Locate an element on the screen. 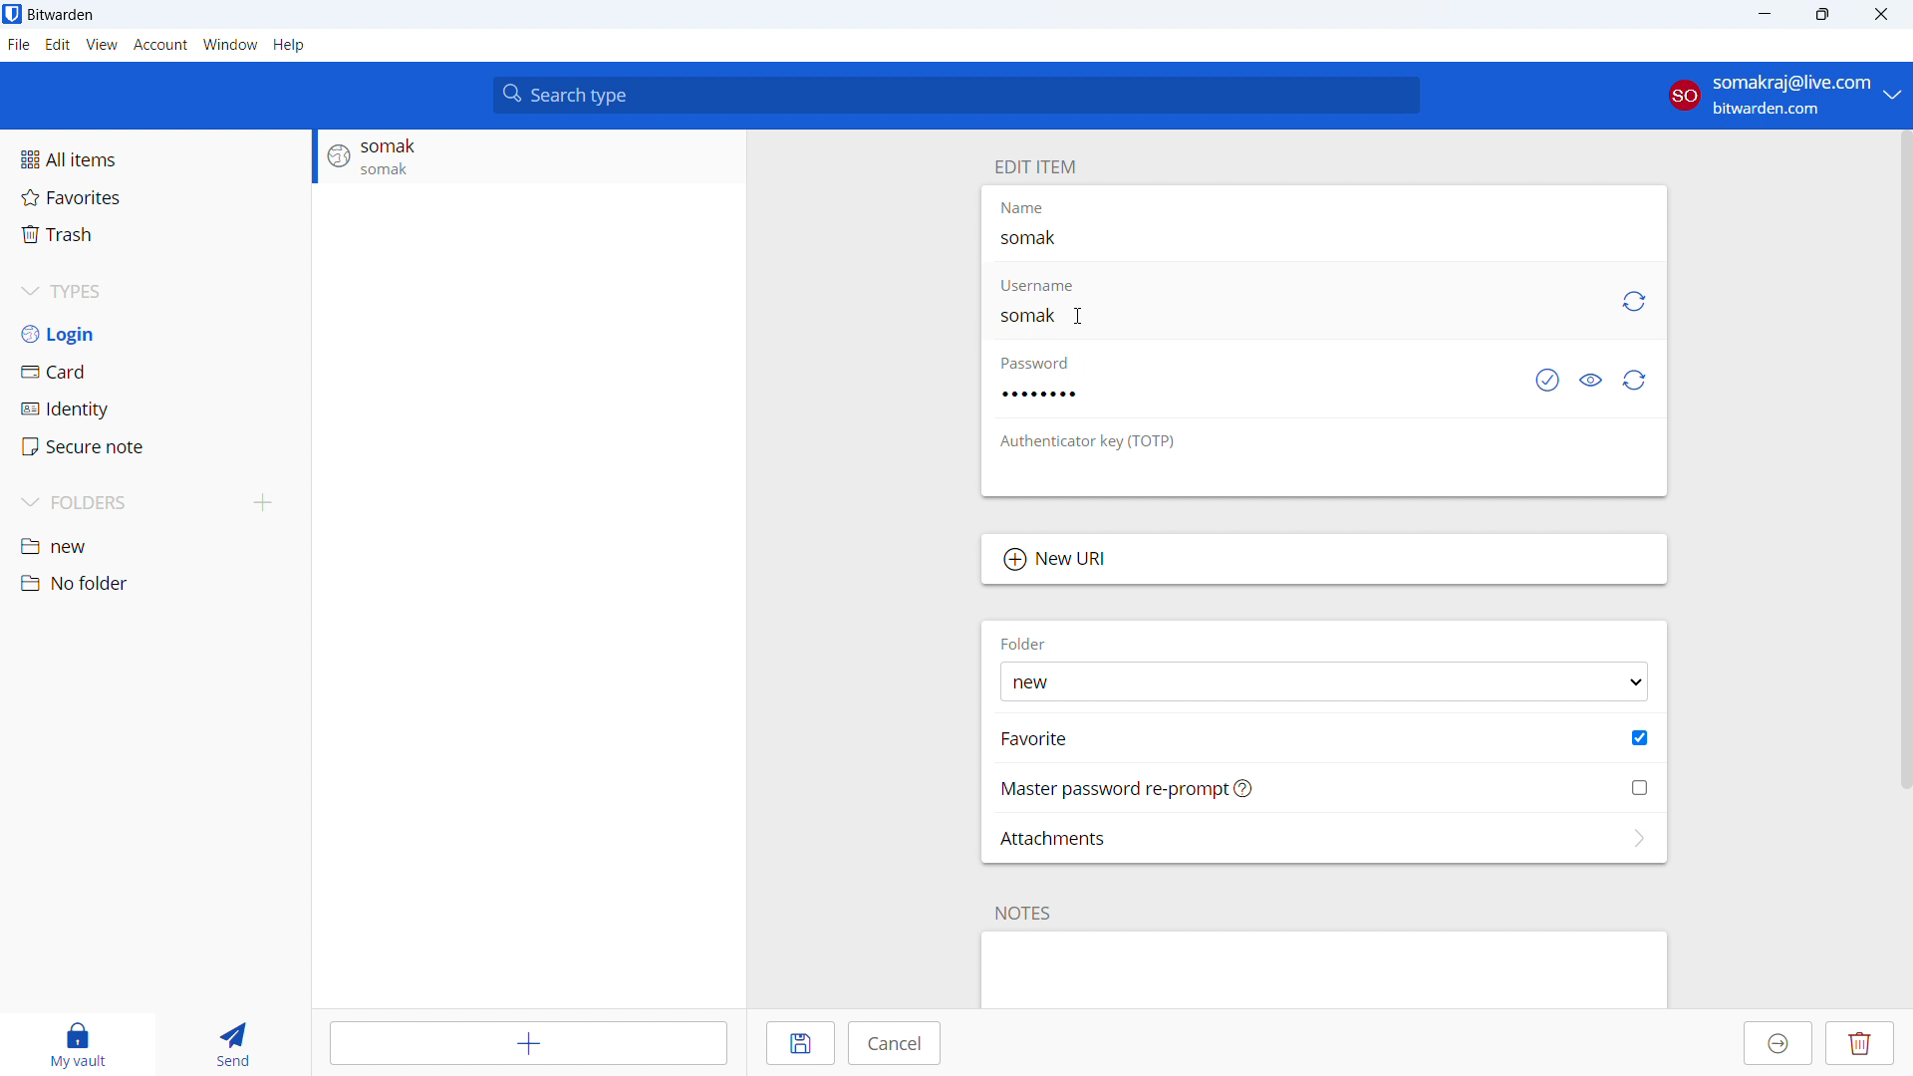 This screenshot has width=1913, height=1076. check if password has been exposed is located at coordinates (1547, 379).